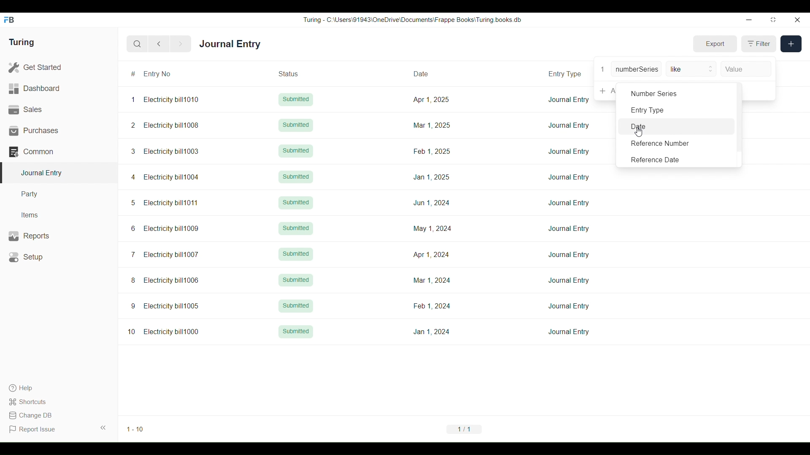 Image resolution: width=810 pixels, height=455 pixels. What do you see at coordinates (103, 428) in the screenshot?
I see `Collapse sidebar` at bounding box center [103, 428].